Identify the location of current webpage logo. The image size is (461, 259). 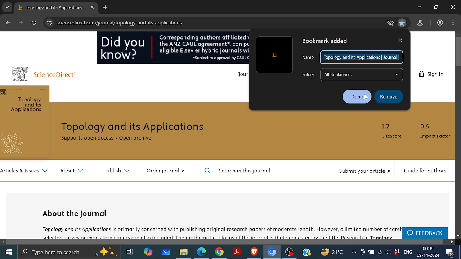
(273, 54).